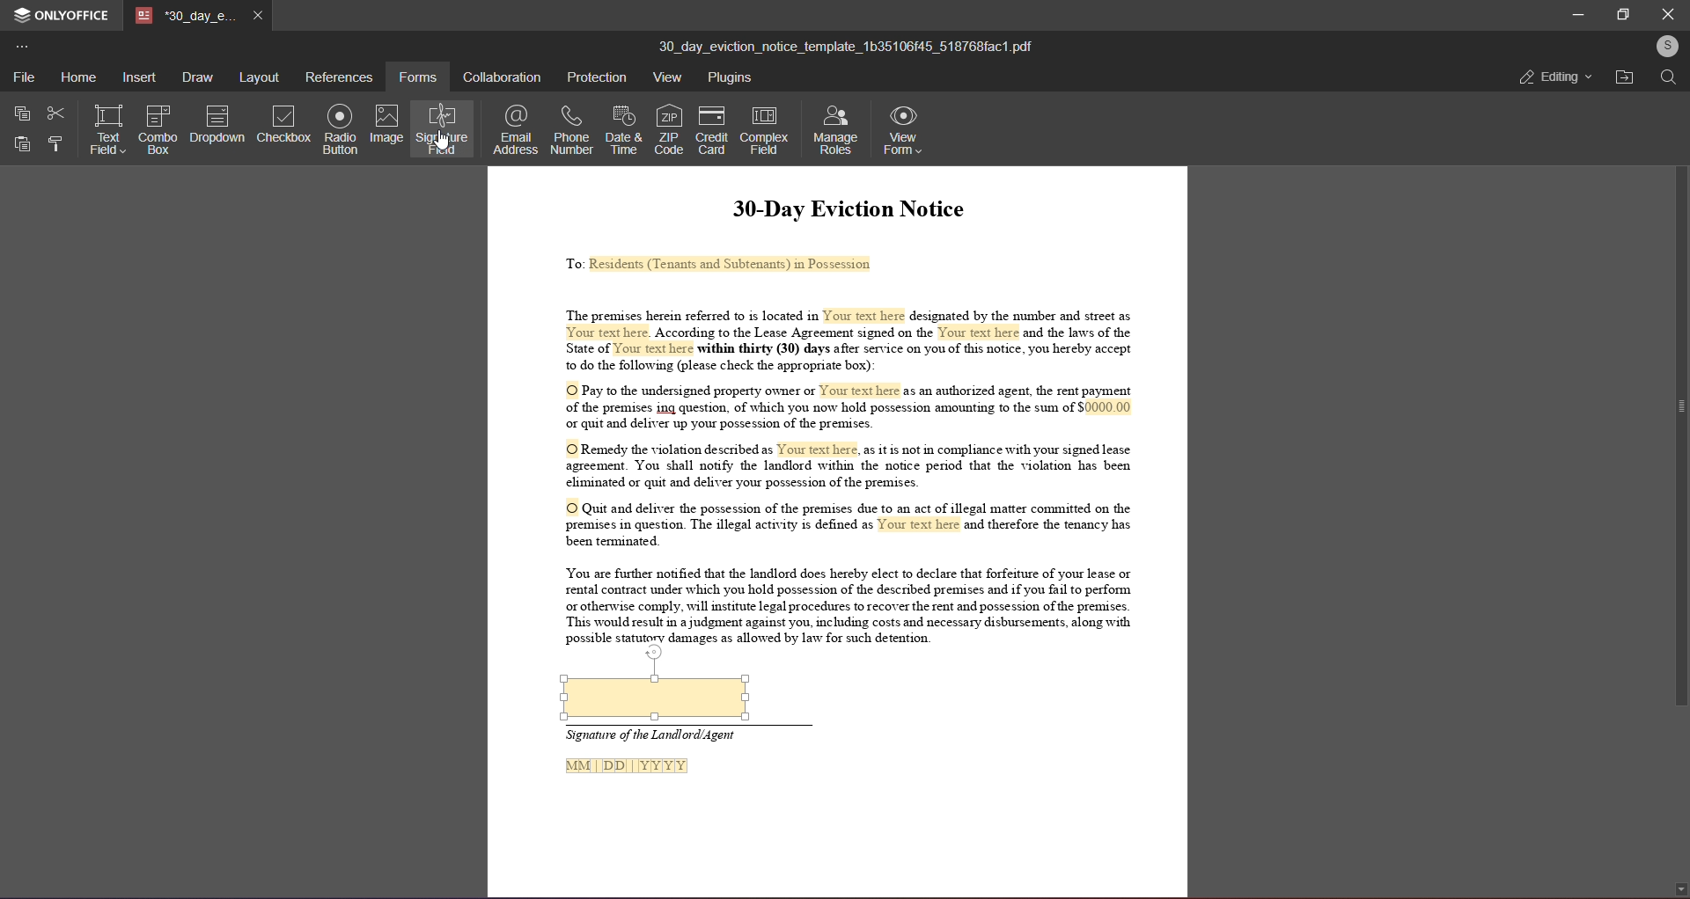  Describe the element at coordinates (848, 44) in the screenshot. I see `(title)30_day_eviction_notice_template_1b35106145_518768fact.pdf` at that location.